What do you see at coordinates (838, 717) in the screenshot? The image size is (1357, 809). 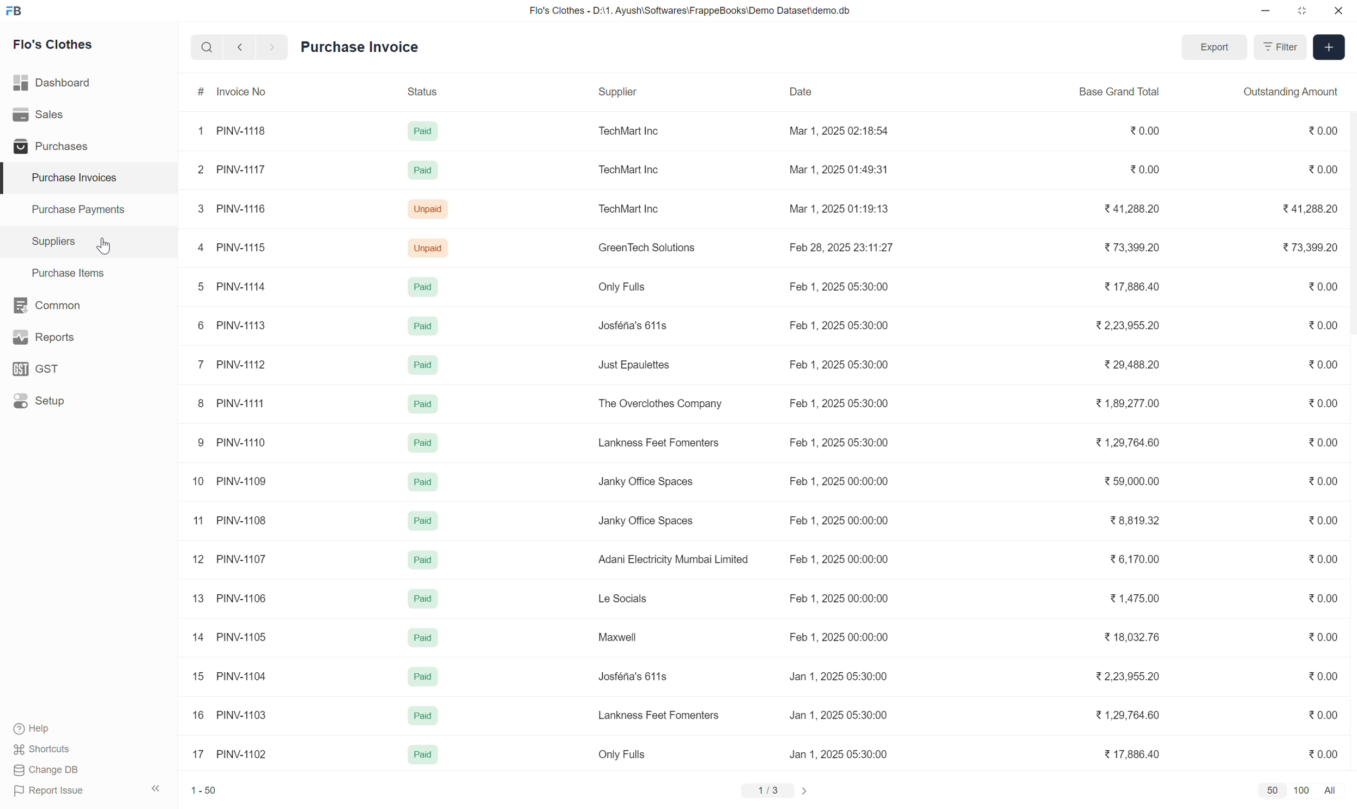 I see `Jan 1, 2025 05:30:00` at bounding box center [838, 717].